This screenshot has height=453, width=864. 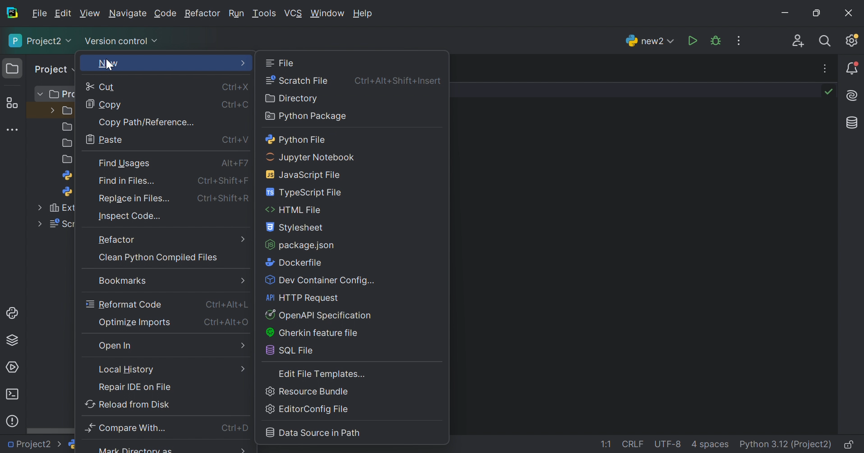 What do you see at coordinates (125, 163) in the screenshot?
I see `Find usages` at bounding box center [125, 163].